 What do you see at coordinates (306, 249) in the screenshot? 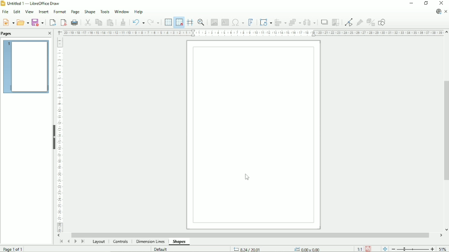
I see `0.00x0.00` at bounding box center [306, 249].